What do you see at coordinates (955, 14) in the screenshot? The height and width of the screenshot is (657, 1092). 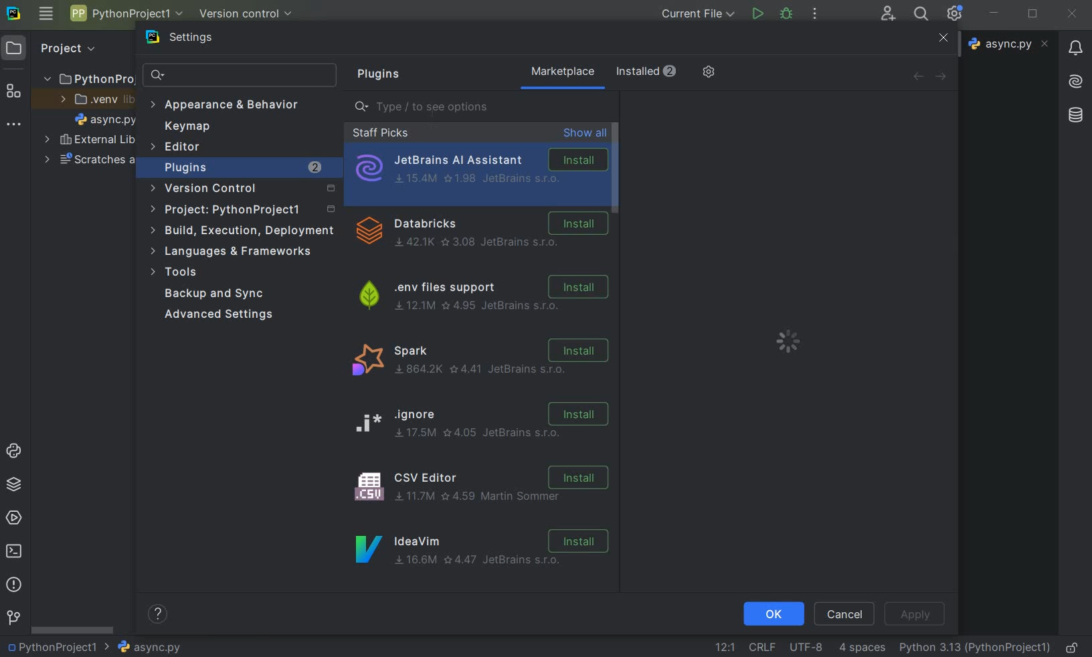 I see `ide and project settings` at bounding box center [955, 14].